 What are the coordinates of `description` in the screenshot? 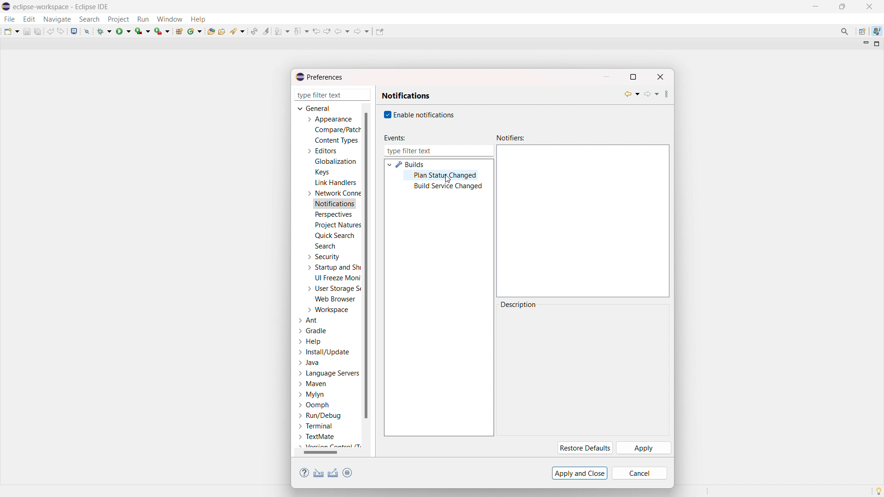 It's located at (519, 305).